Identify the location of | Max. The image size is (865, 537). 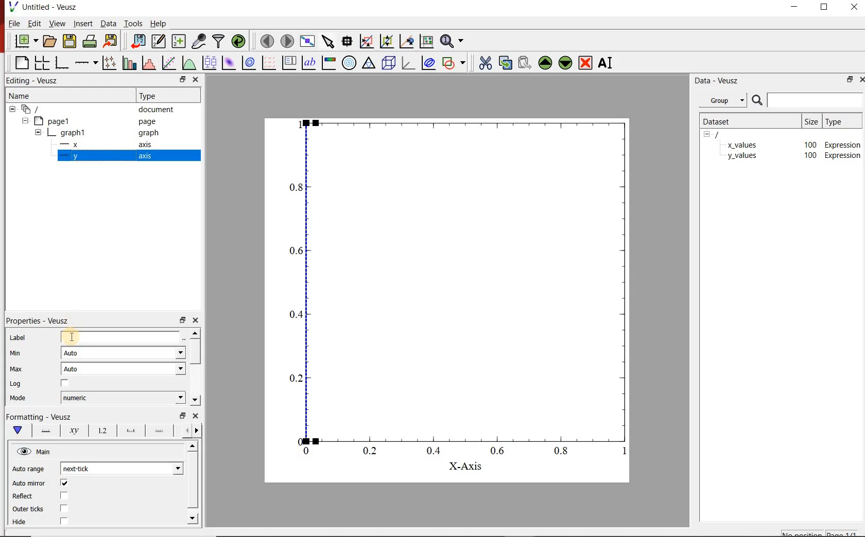
(16, 370).